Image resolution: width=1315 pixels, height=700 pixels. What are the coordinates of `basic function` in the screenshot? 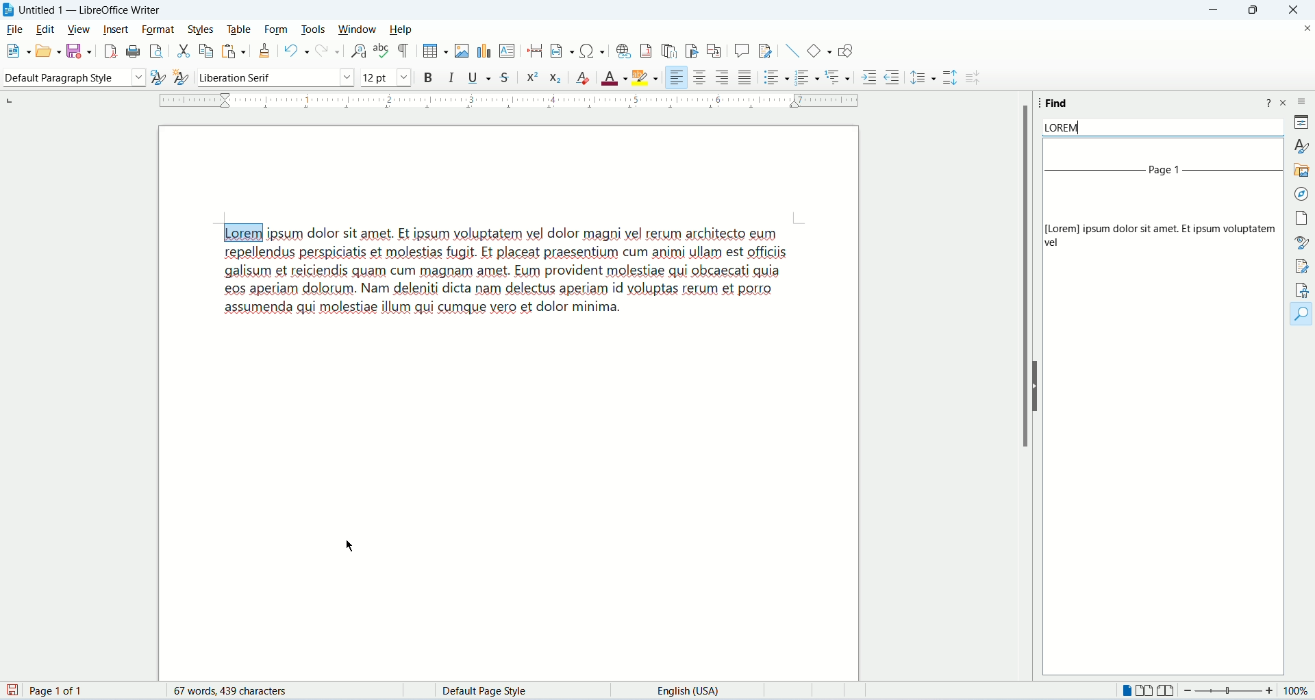 It's located at (818, 55).